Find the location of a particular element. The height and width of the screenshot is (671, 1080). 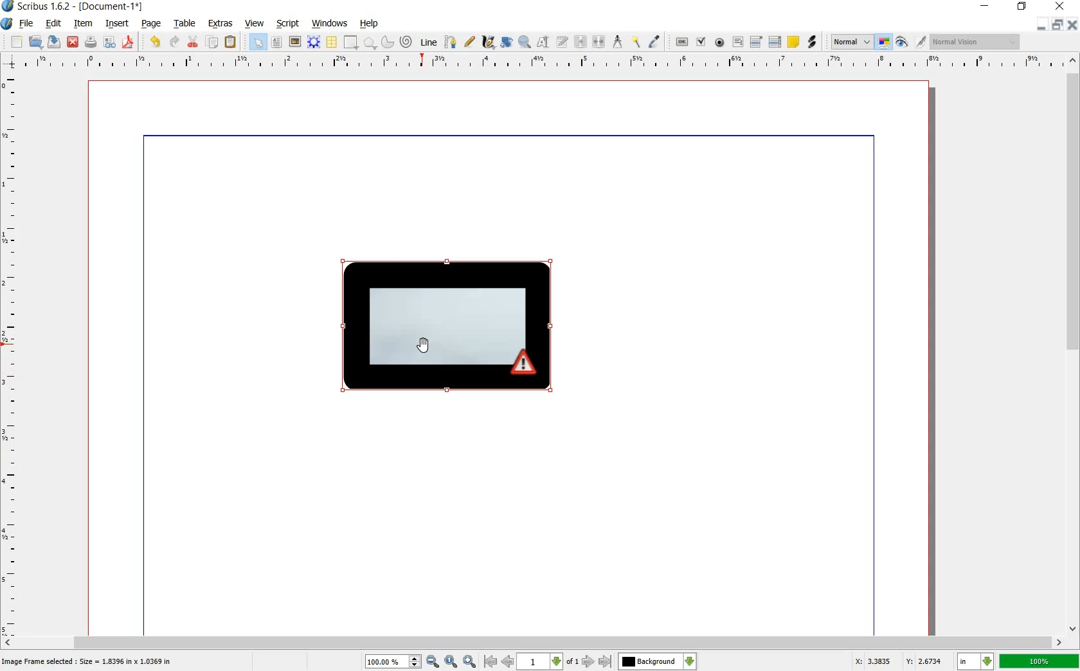

minimize is located at coordinates (1040, 24).